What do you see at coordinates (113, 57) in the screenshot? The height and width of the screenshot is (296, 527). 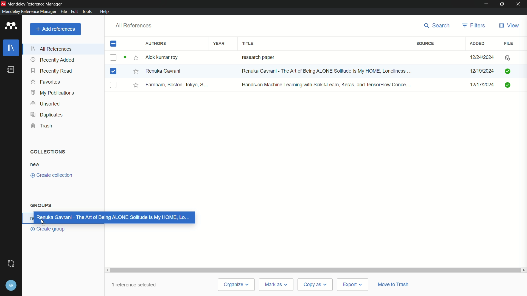 I see `book-1` at bounding box center [113, 57].